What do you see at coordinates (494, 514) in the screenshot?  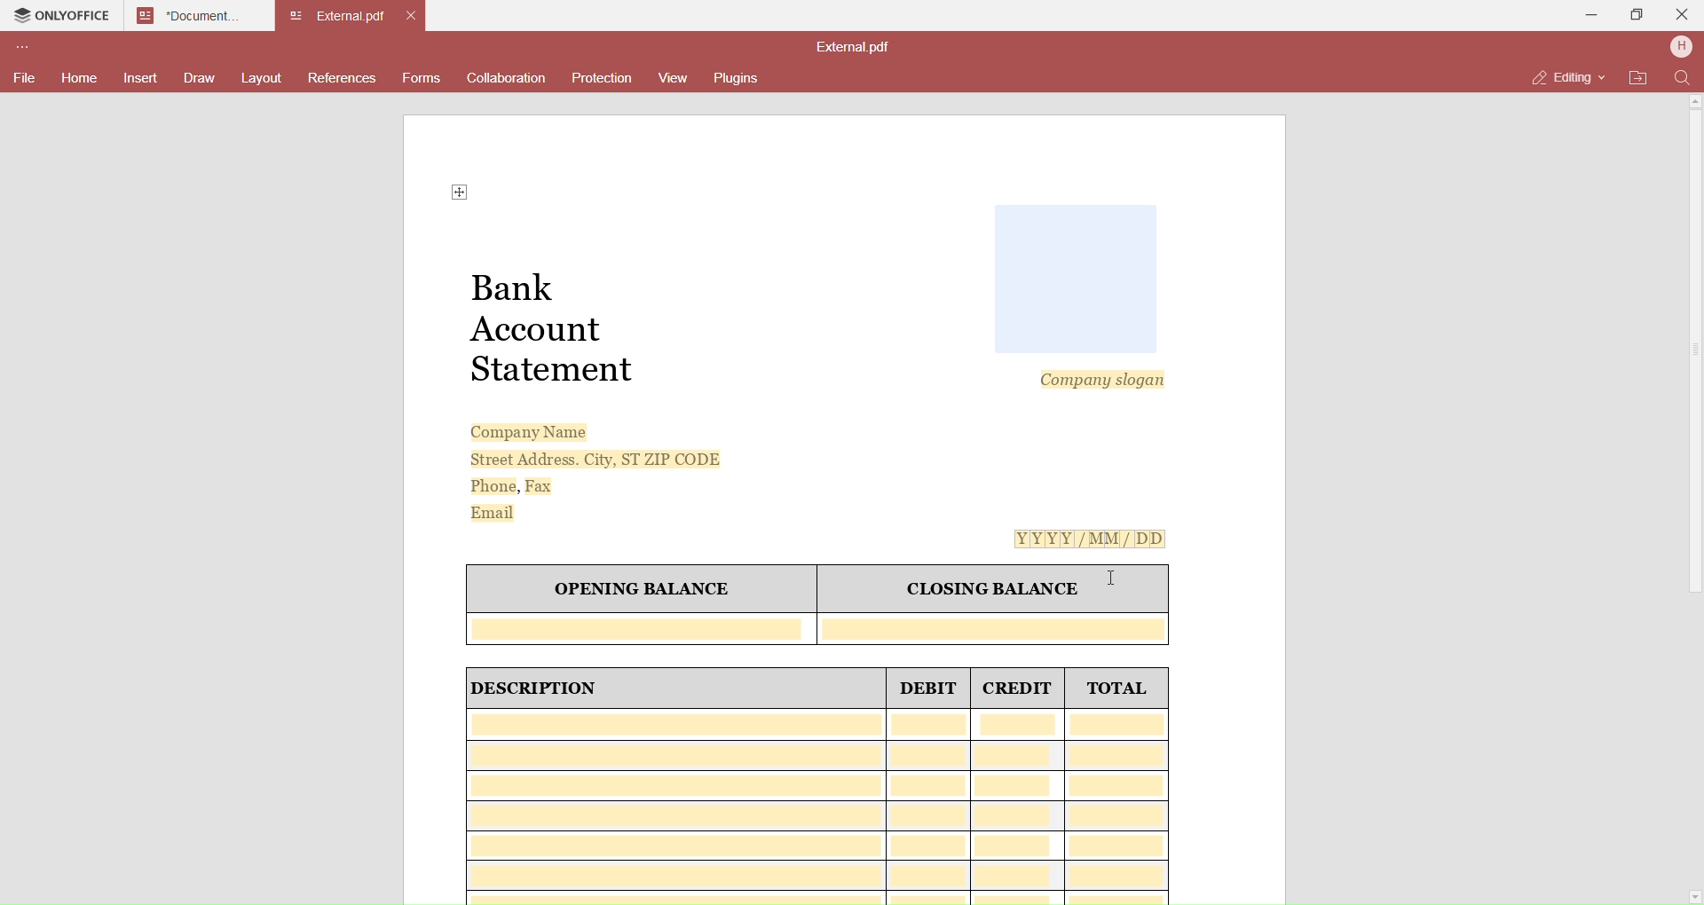 I see `Email` at bounding box center [494, 514].